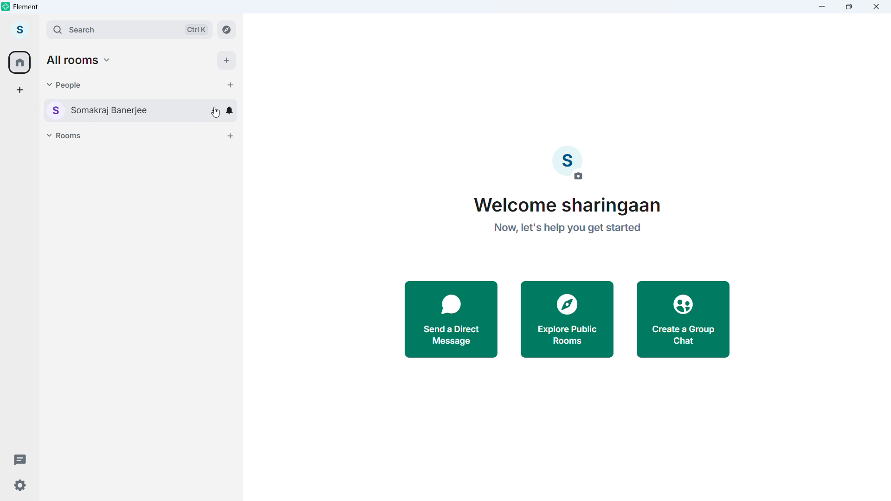  What do you see at coordinates (848, 7) in the screenshot?
I see `maximize` at bounding box center [848, 7].